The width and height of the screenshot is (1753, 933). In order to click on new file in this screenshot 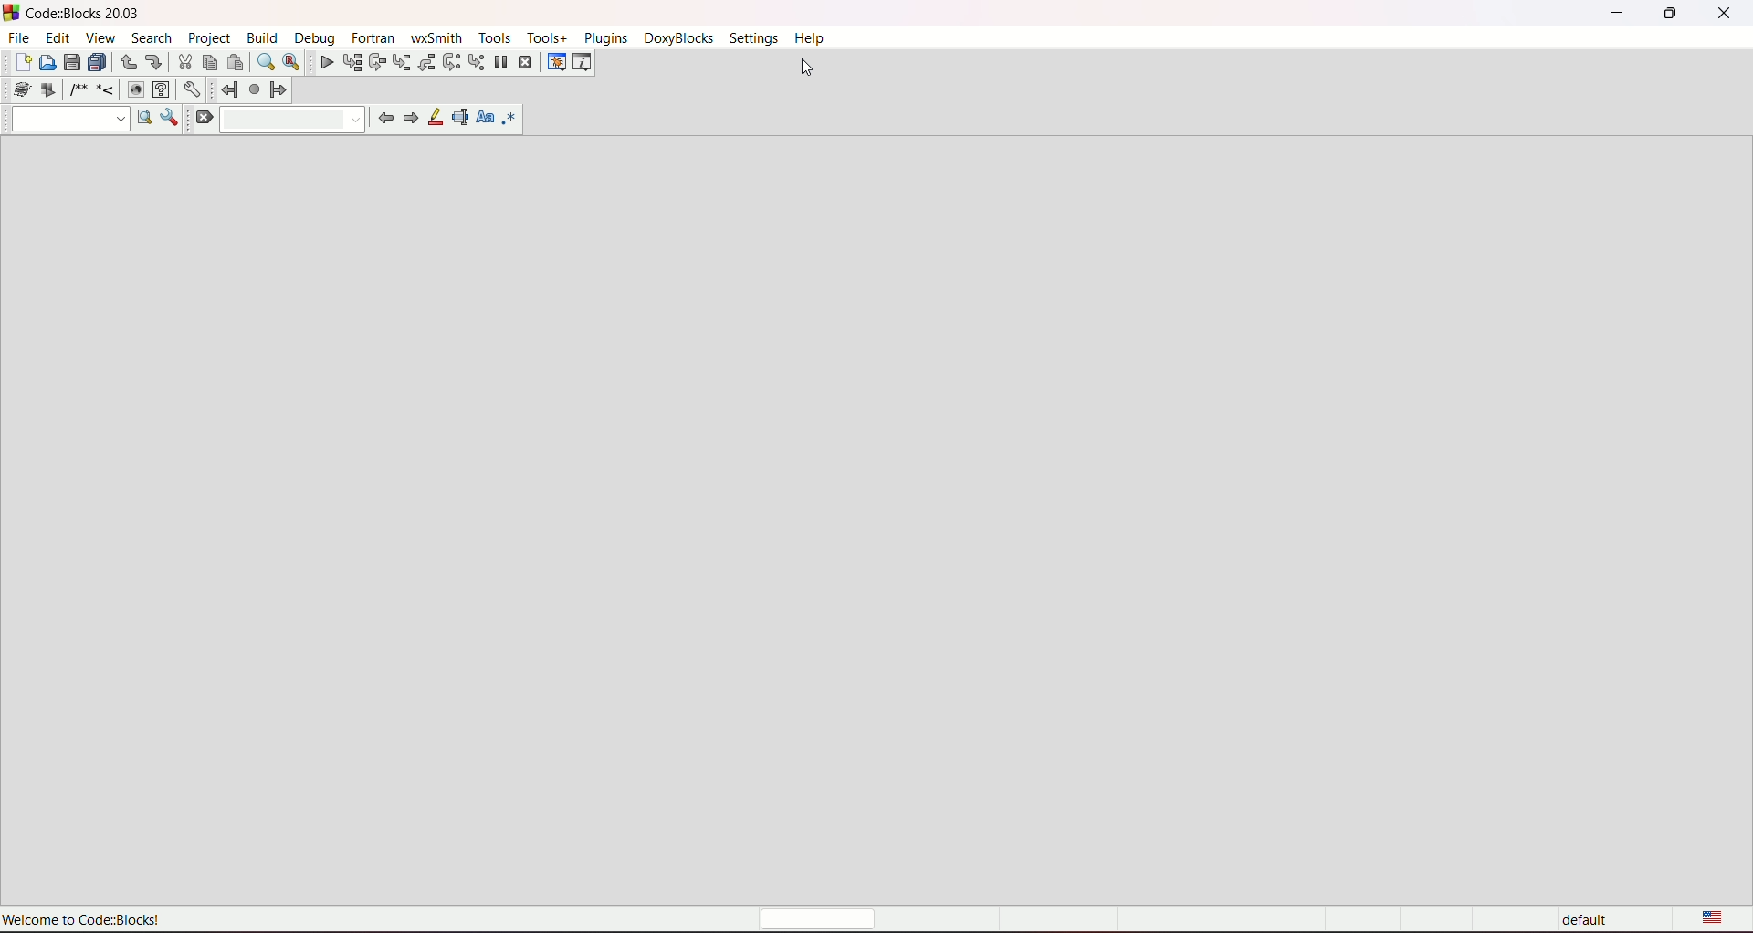, I will do `click(21, 62)`.